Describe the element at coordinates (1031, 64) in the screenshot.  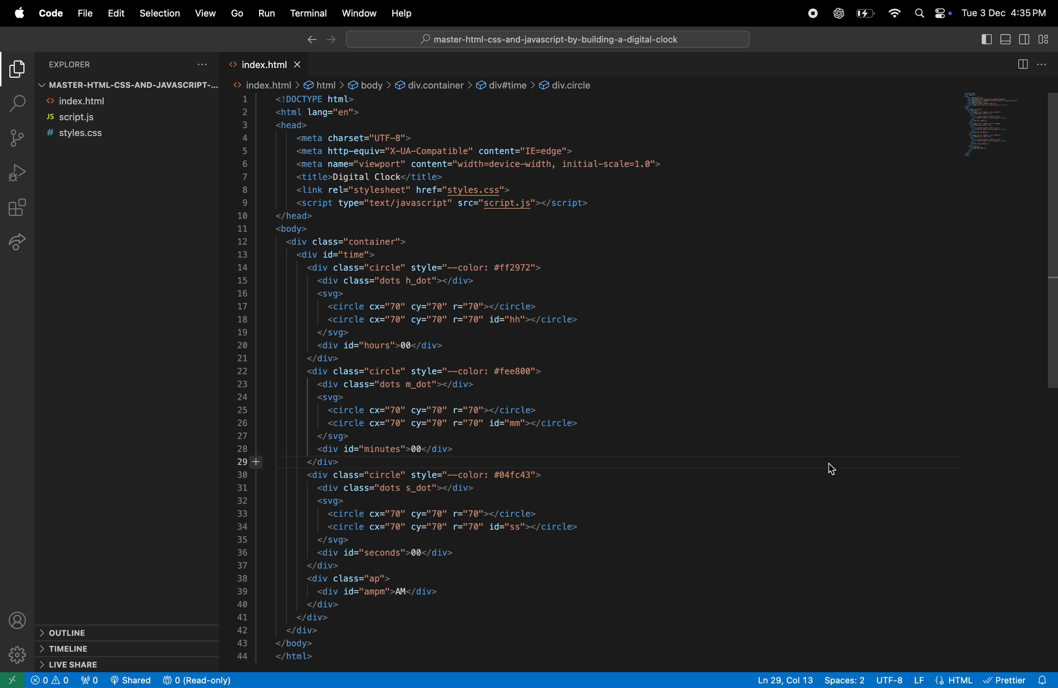
I see `toggle editor` at that location.